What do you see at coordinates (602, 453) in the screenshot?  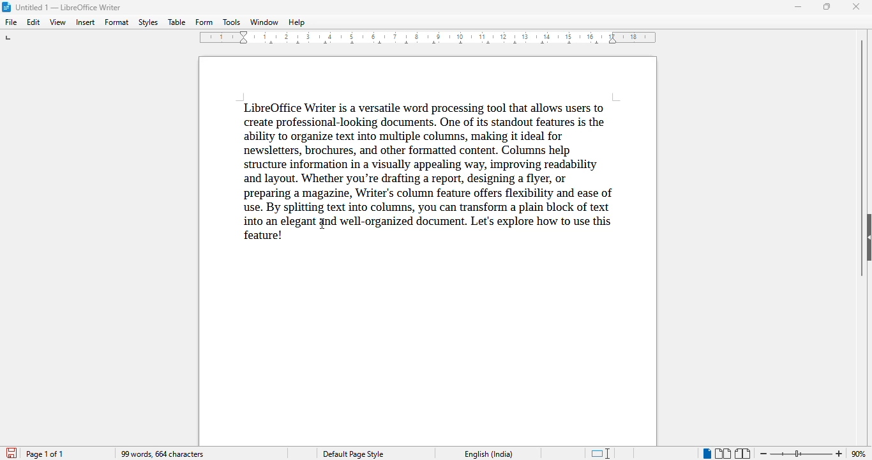 I see `standard selection` at bounding box center [602, 453].